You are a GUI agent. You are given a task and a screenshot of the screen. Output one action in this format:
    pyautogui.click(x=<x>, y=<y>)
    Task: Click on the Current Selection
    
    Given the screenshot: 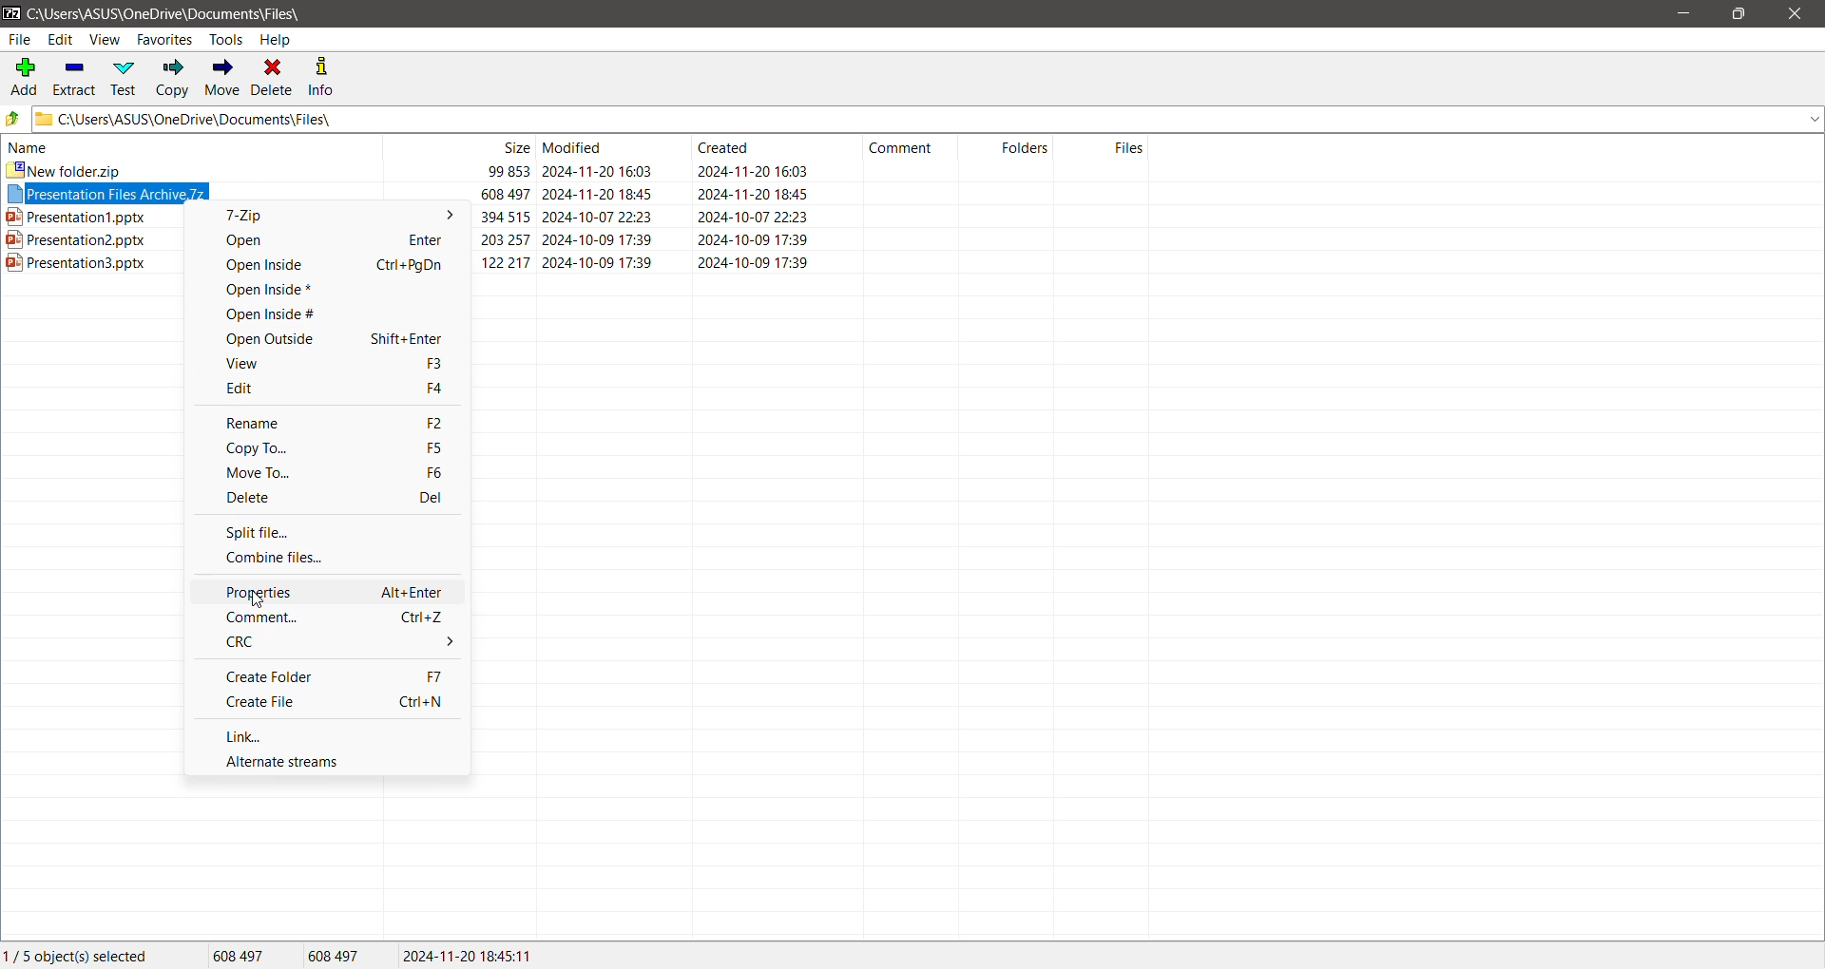 What is the action you would take?
    pyautogui.click(x=84, y=956)
    